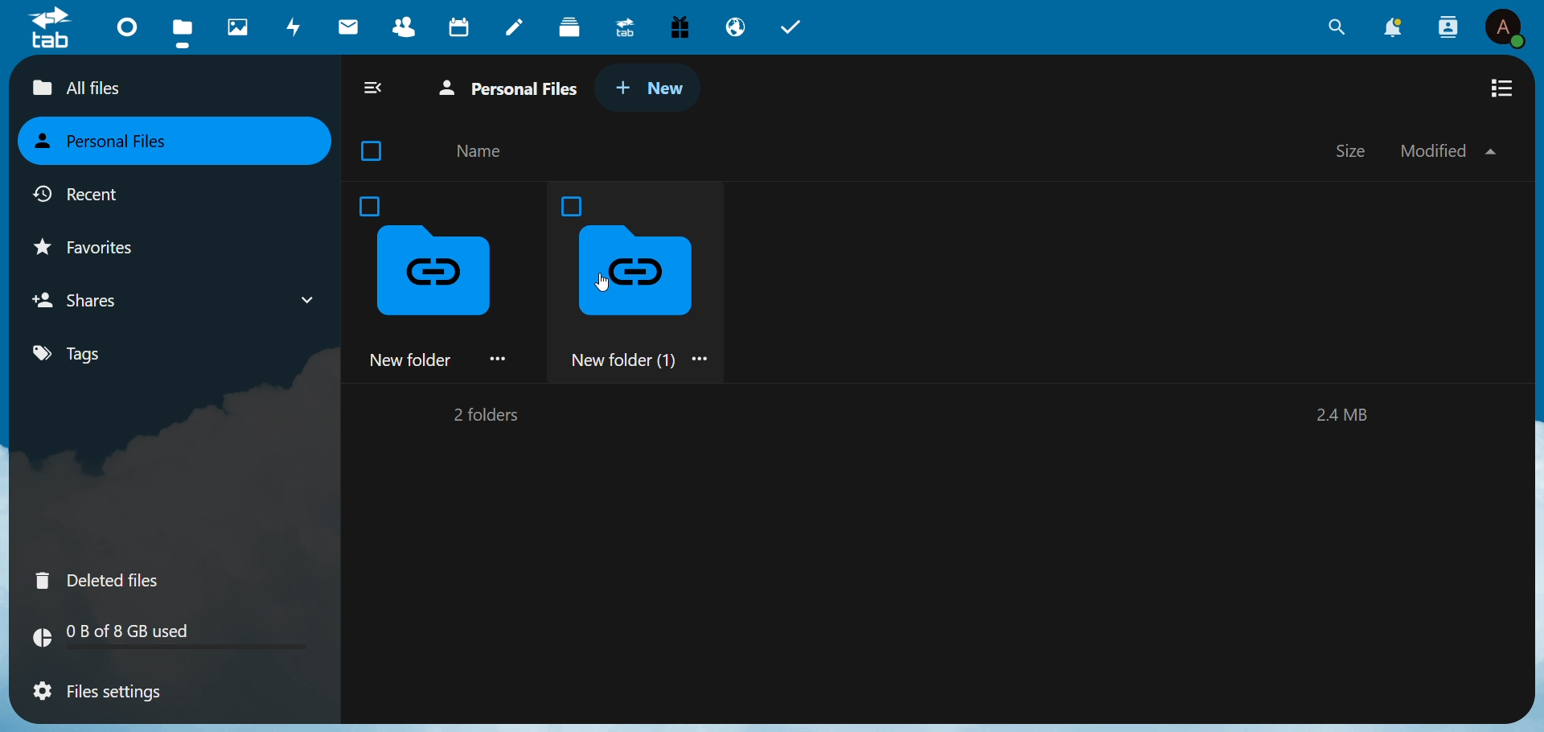  I want to click on search contact, so click(1446, 25).